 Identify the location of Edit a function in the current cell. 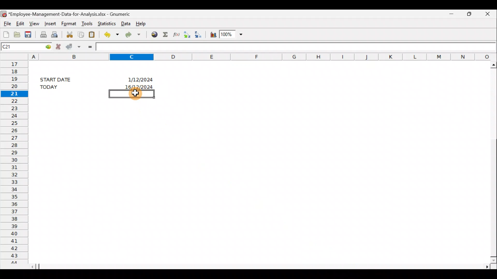
(176, 35).